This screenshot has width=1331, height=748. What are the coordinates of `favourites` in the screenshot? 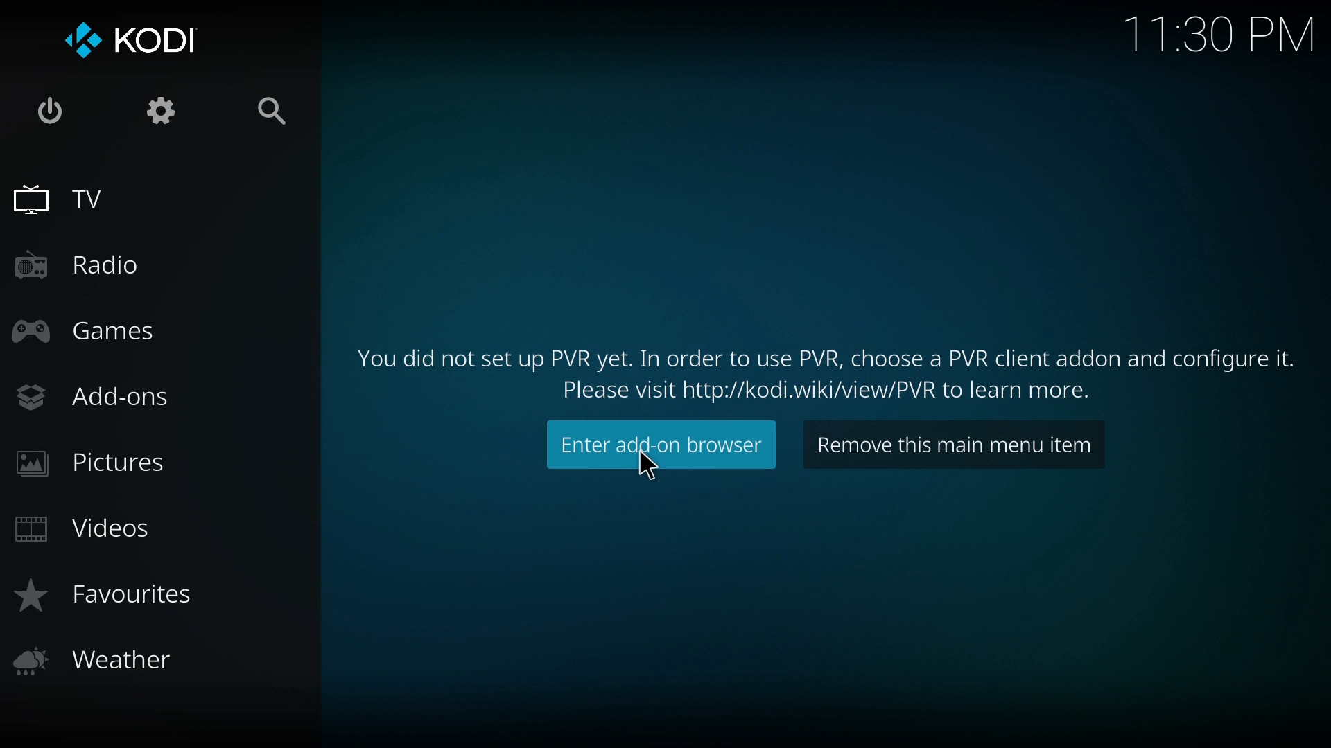 It's located at (112, 600).